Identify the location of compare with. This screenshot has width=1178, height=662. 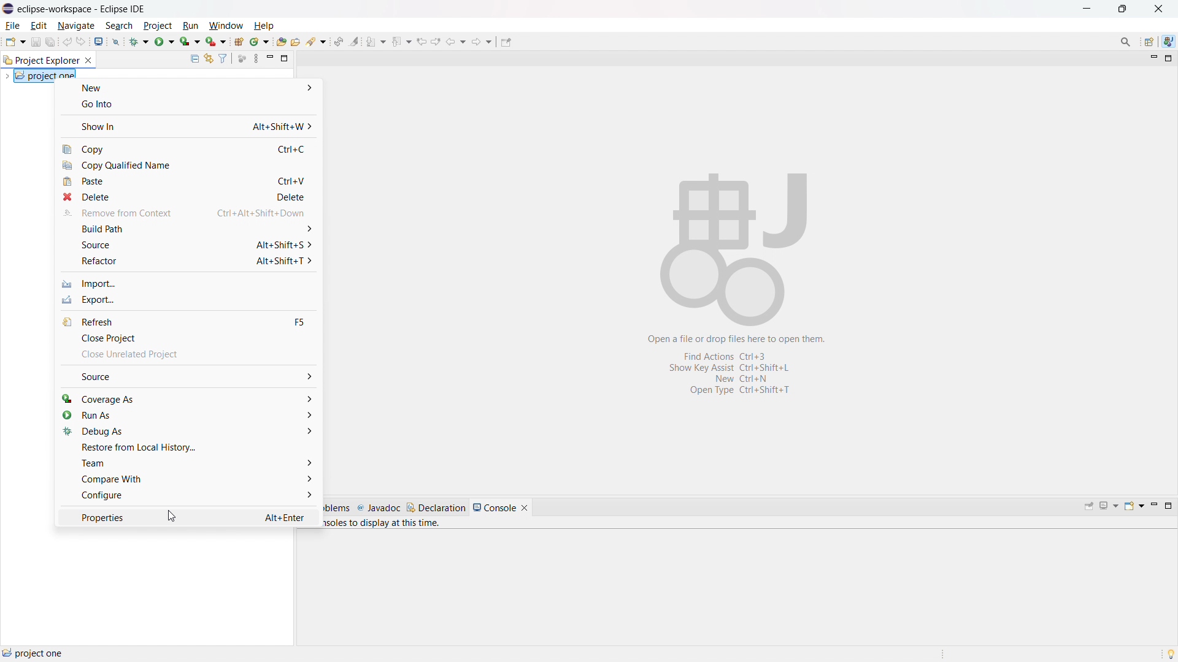
(187, 479).